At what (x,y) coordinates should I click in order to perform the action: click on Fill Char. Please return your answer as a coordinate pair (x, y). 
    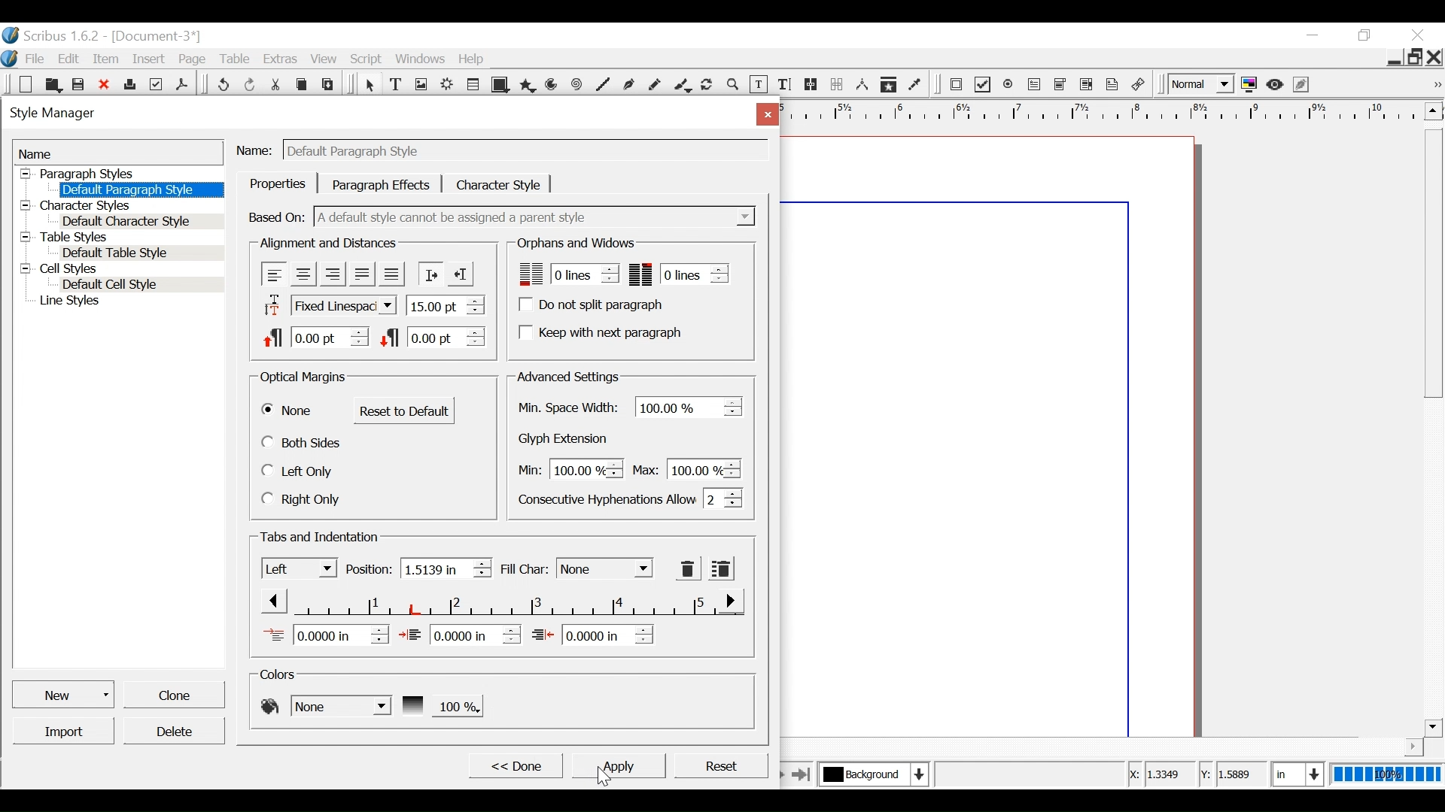
    Looking at the image, I should click on (523, 570).